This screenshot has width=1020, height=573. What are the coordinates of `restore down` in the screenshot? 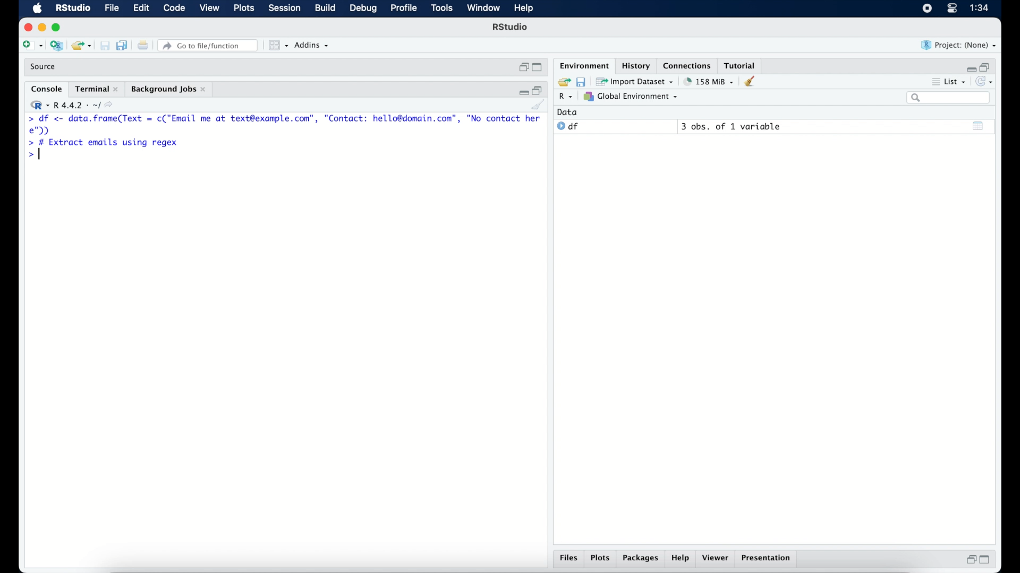 It's located at (970, 561).